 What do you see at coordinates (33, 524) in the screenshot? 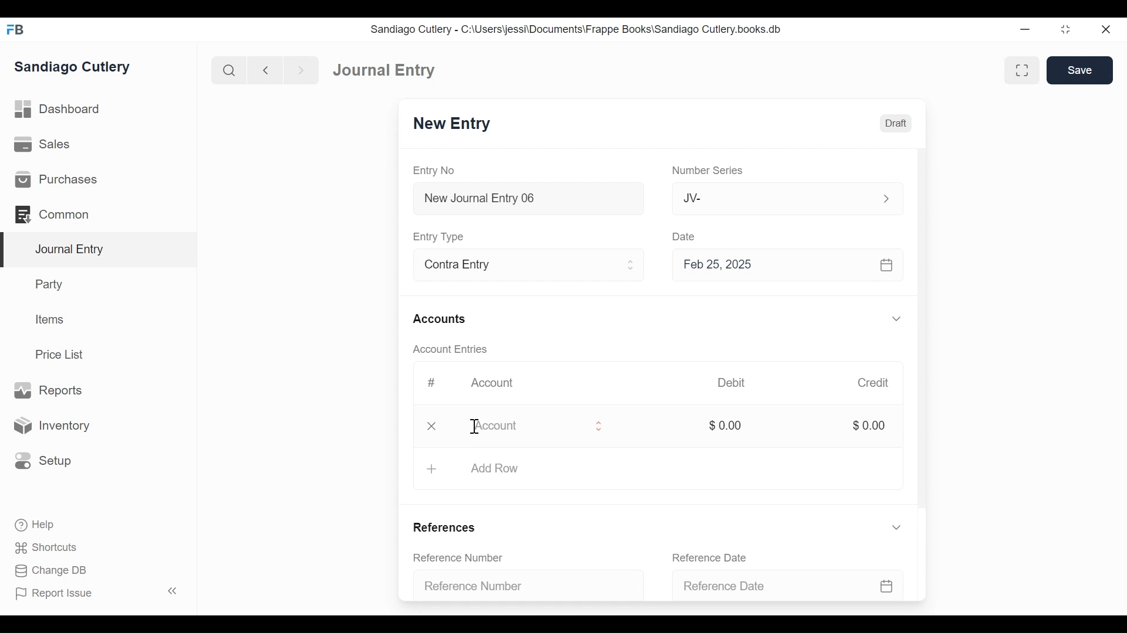
I see `Help` at bounding box center [33, 524].